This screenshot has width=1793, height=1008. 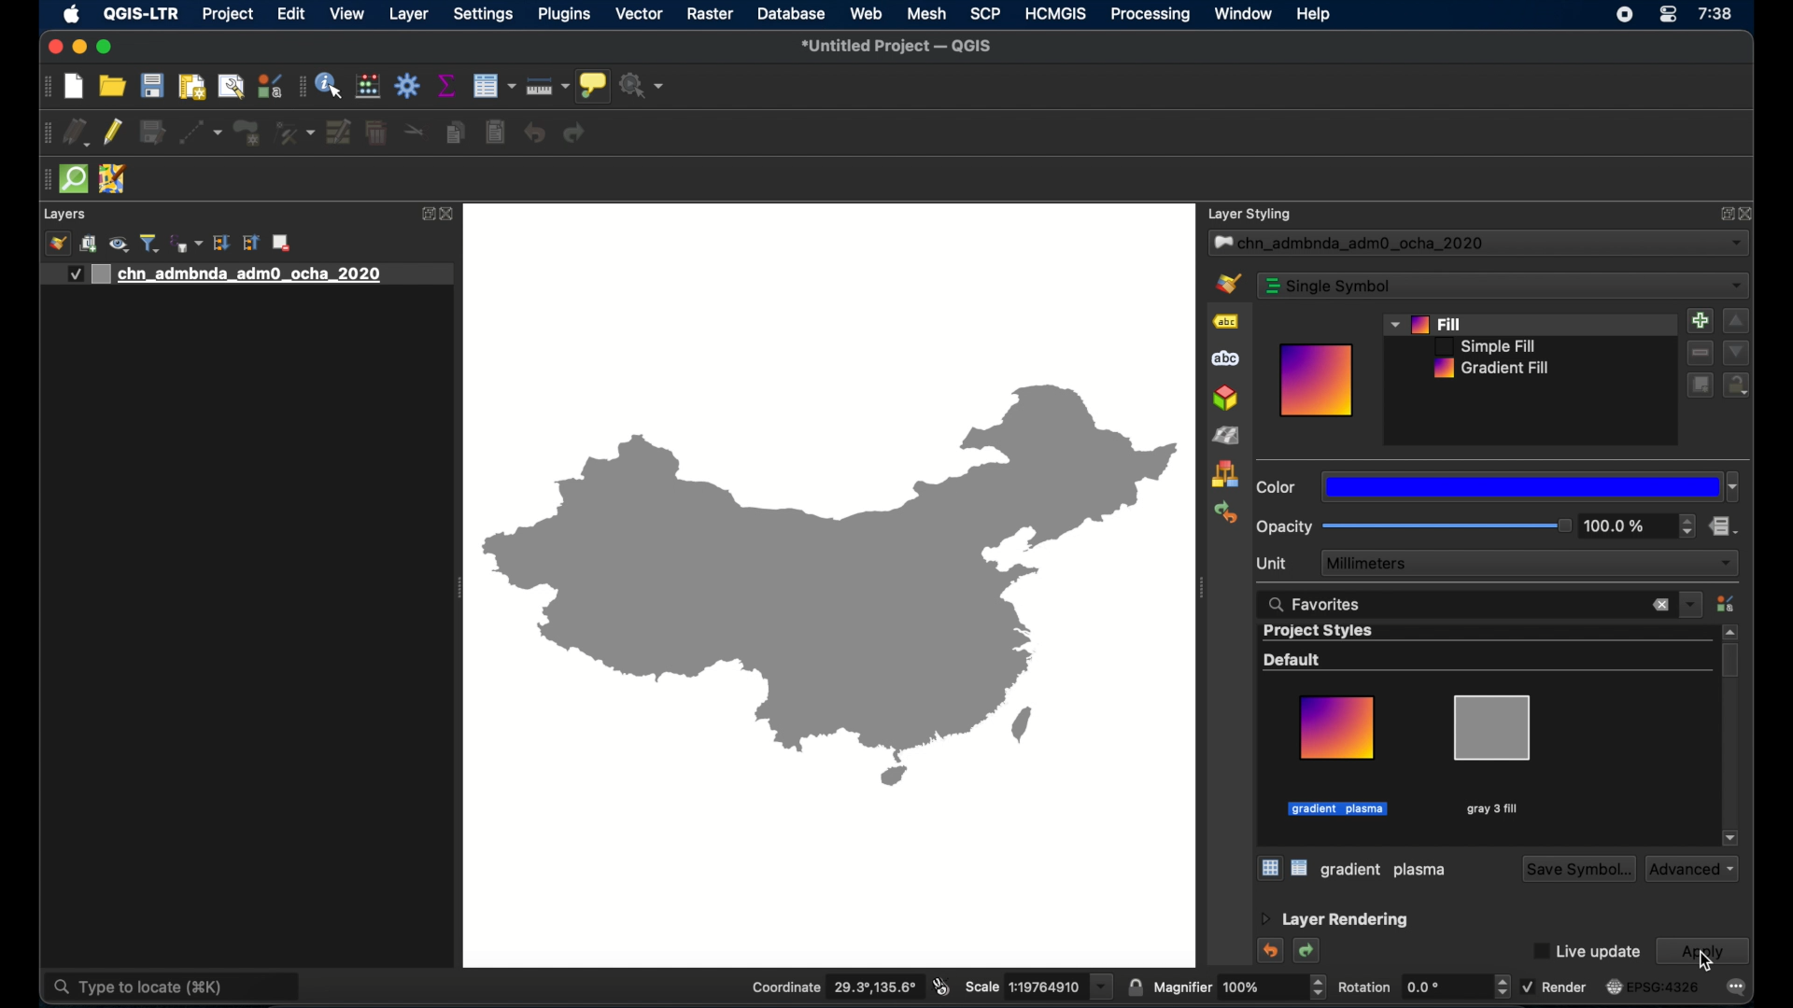 What do you see at coordinates (1618, 525) in the screenshot?
I see `opacity level` at bounding box center [1618, 525].